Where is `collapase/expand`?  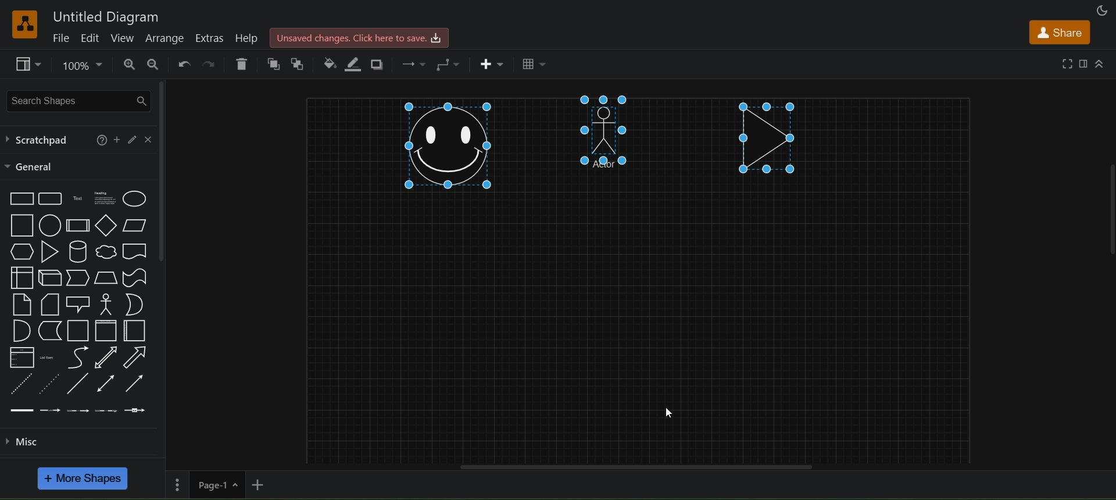 collapase/expand is located at coordinates (1101, 65).